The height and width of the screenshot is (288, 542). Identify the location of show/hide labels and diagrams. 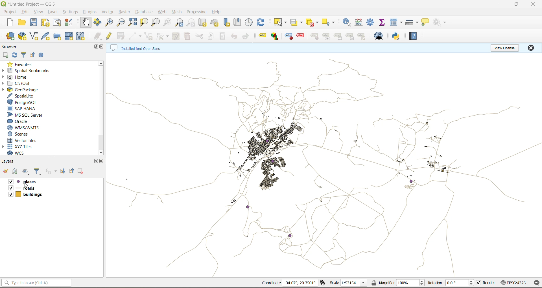
(327, 36).